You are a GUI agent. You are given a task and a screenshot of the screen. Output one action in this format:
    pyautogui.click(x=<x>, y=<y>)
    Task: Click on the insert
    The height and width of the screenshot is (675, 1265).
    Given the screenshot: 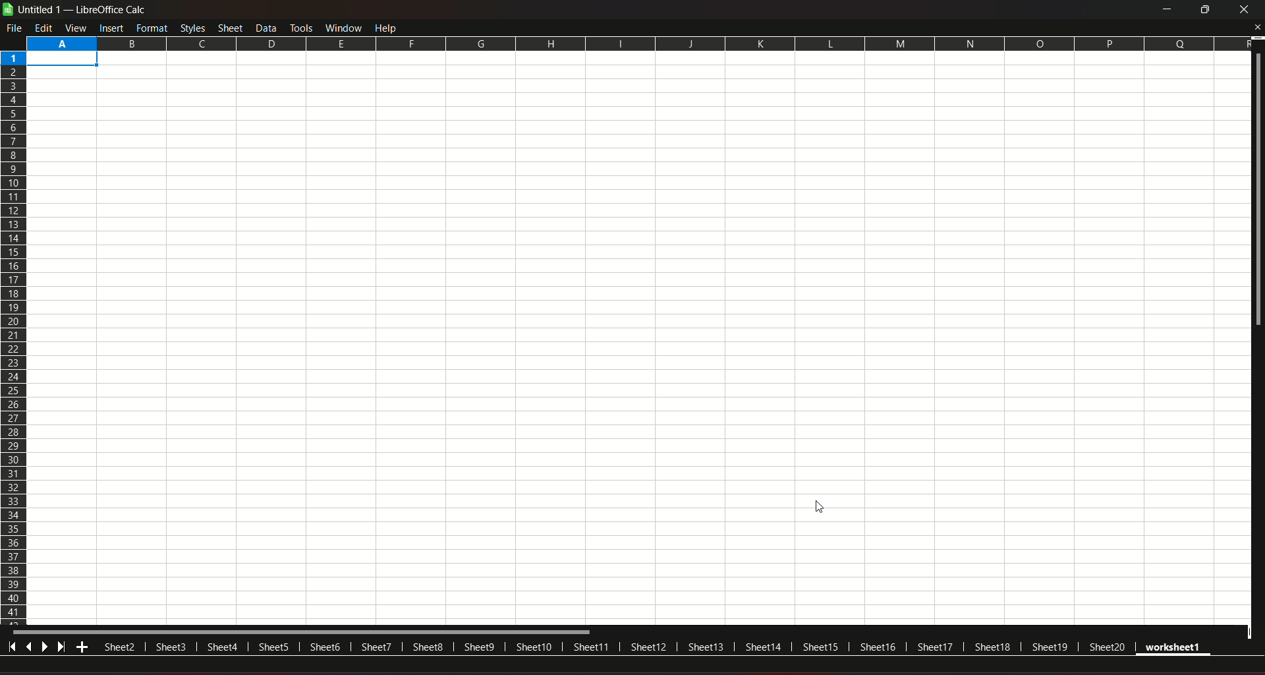 What is the action you would take?
    pyautogui.click(x=111, y=28)
    